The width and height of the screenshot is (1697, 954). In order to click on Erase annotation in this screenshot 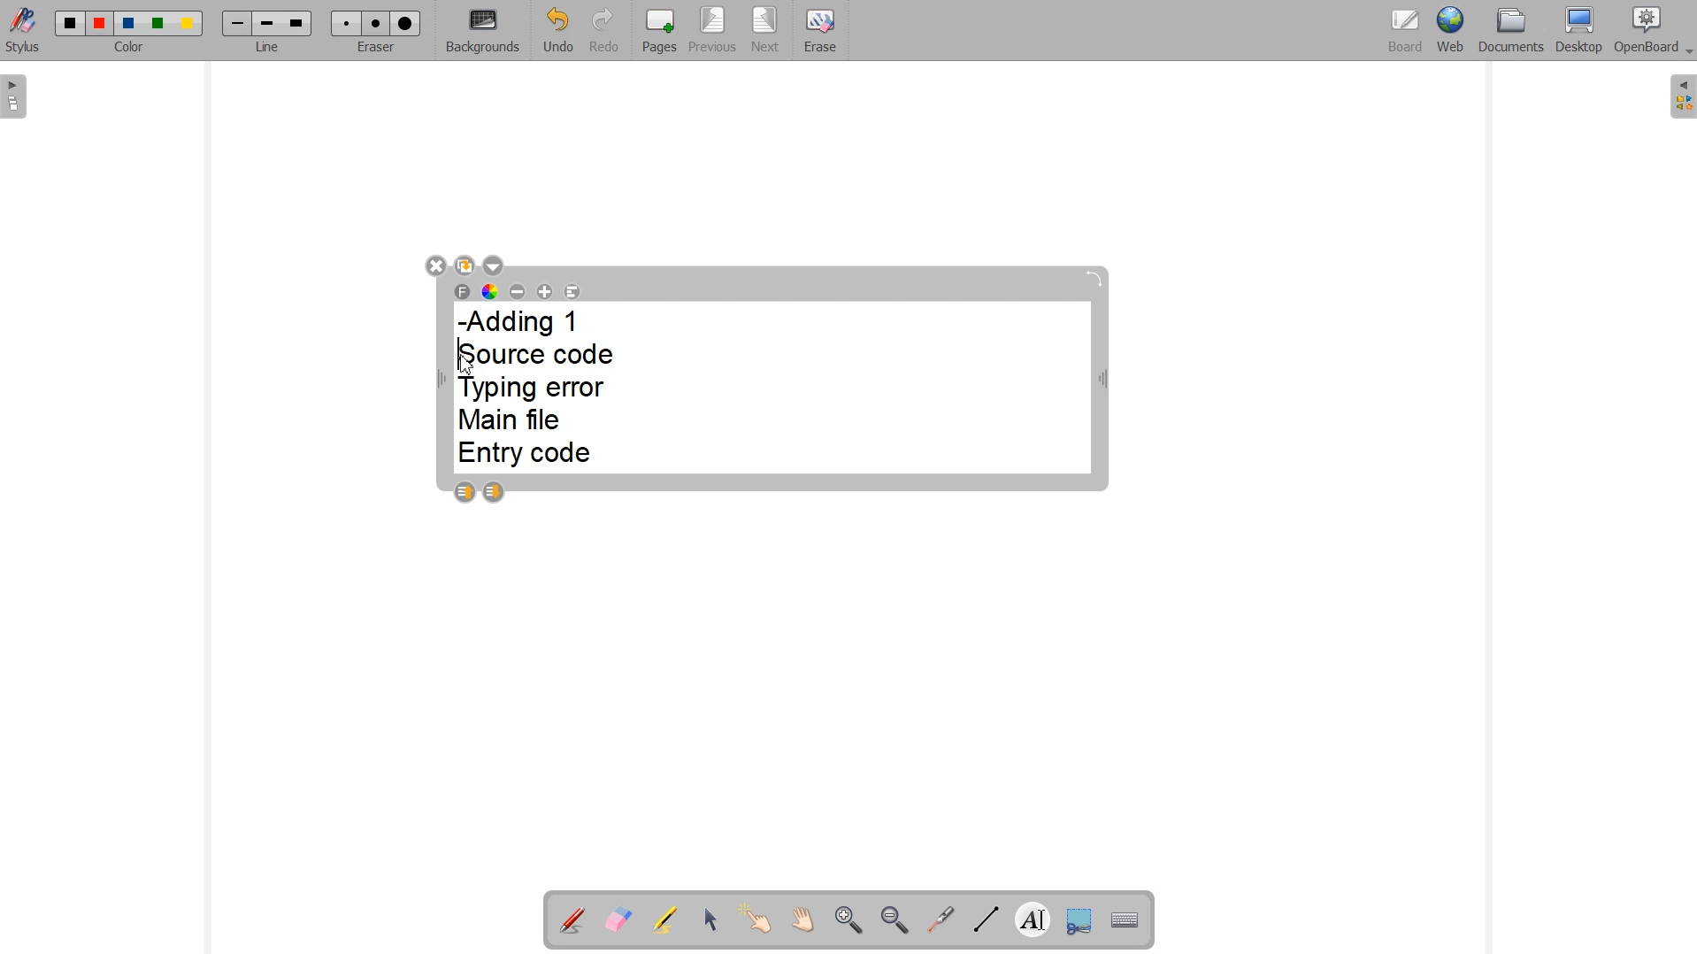, I will do `click(618, 919)`.